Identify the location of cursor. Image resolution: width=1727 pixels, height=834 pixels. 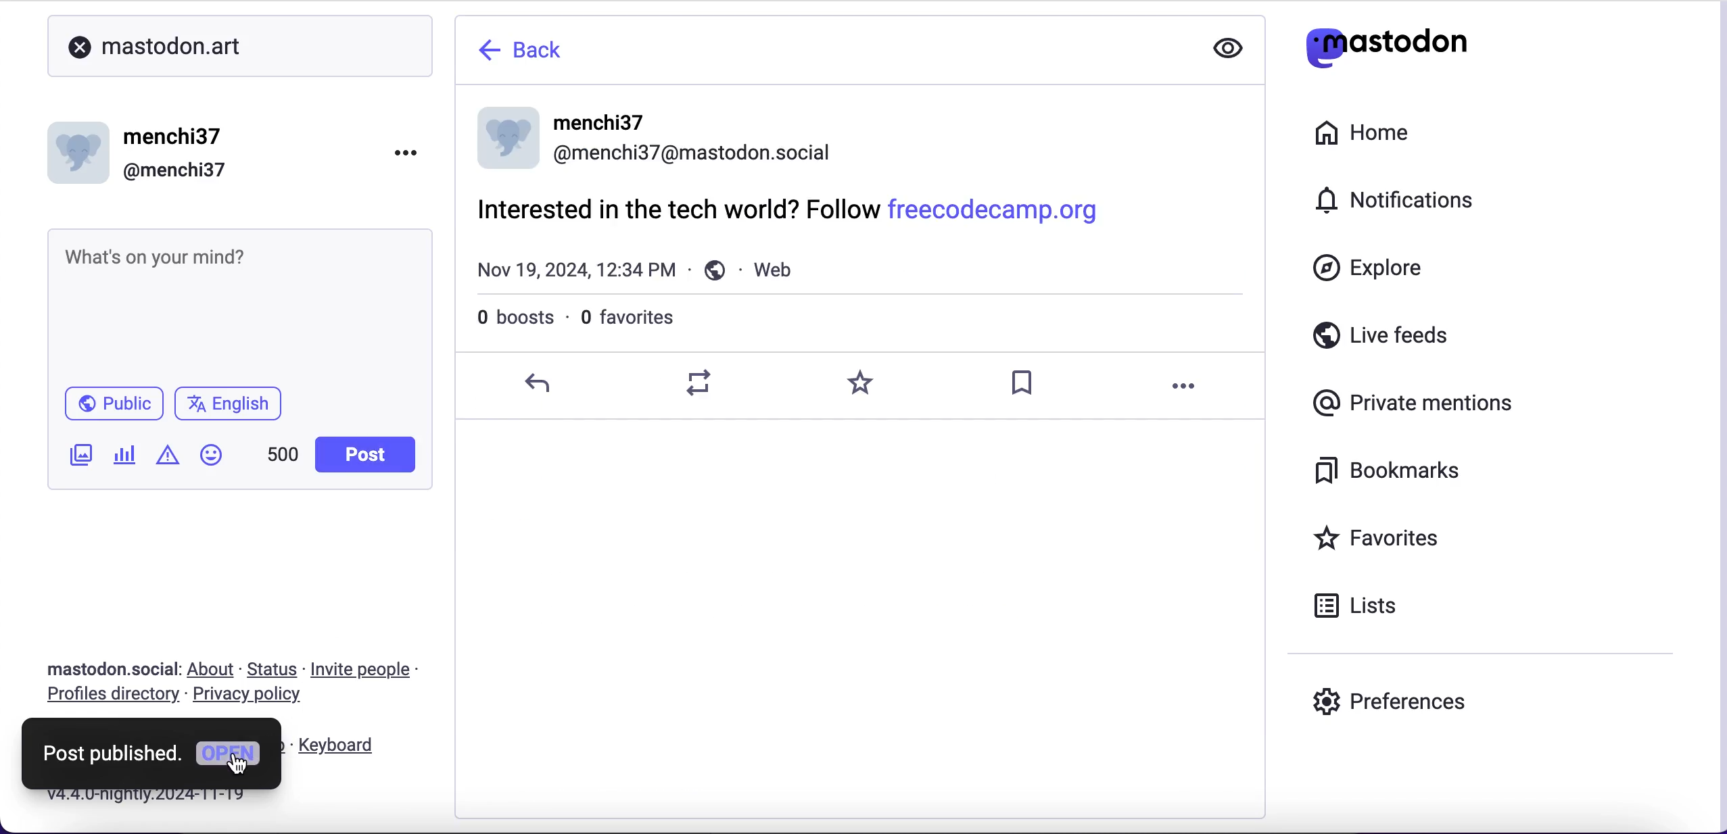
(241, 763).